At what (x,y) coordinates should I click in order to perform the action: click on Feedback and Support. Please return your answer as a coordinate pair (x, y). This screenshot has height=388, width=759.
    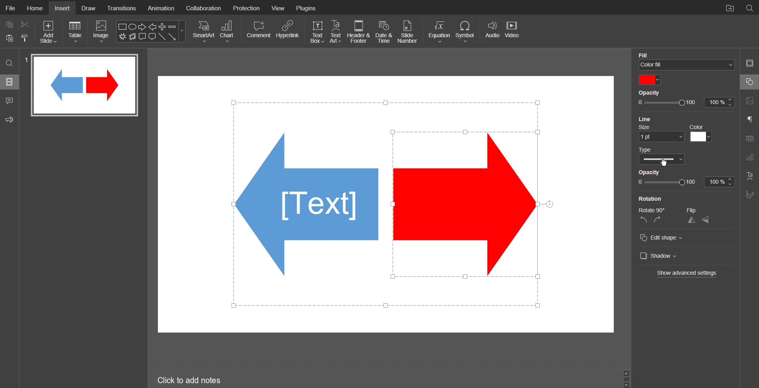
    Looking at the image, I should click on (10, 118).